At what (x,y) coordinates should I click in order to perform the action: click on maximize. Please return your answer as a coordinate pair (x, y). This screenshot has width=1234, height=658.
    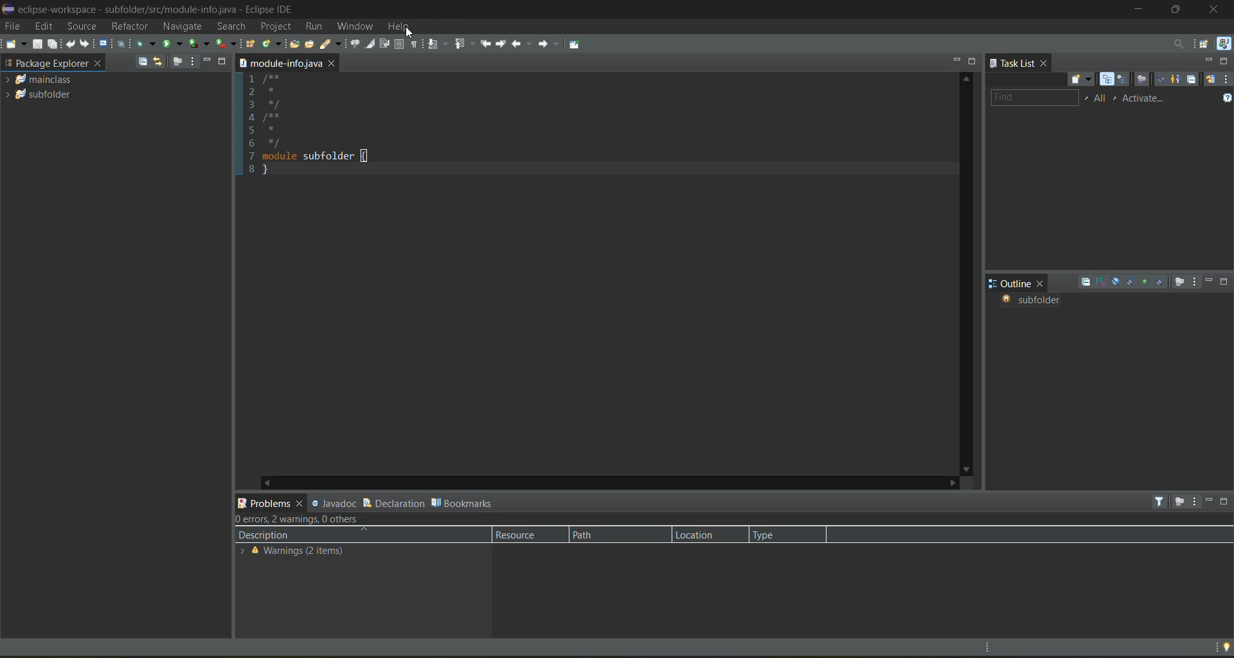
    Looking at the image, I should click on (1226, 281).